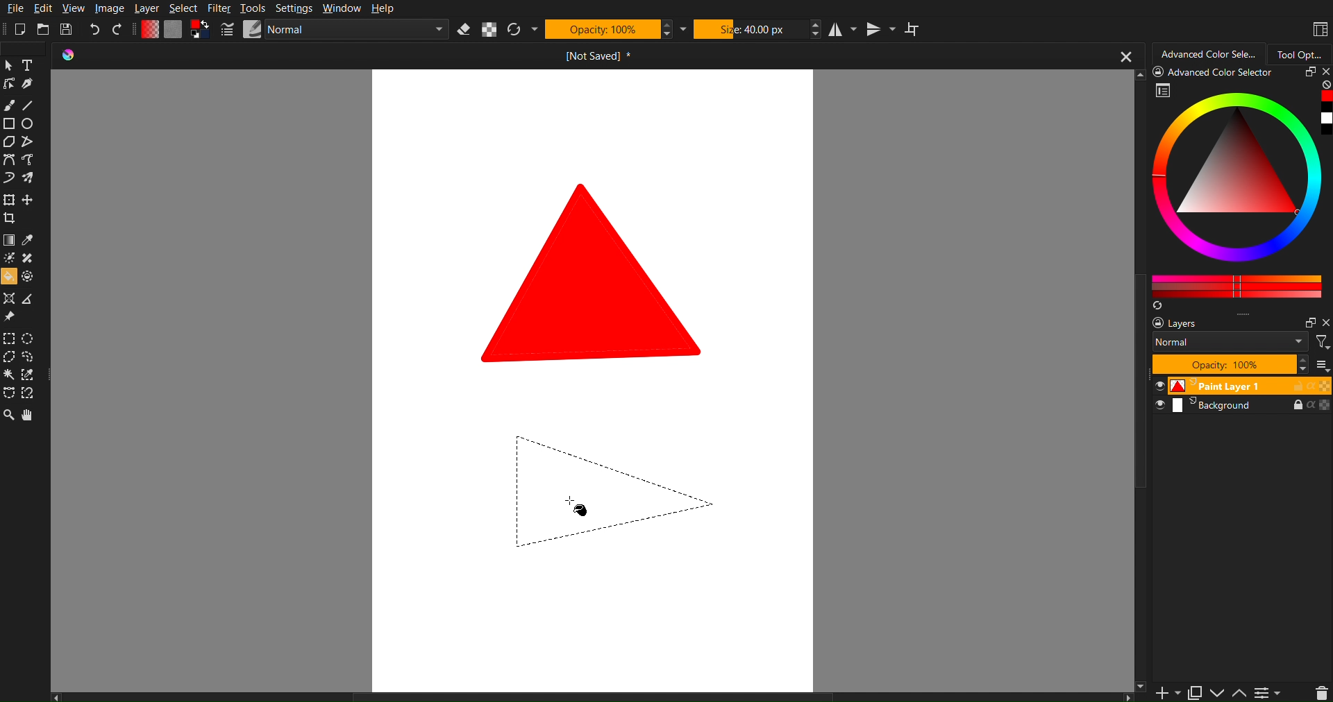 The image size is (1333, 702). Describe the element at coordinates (343, 8) in the screenshot. I see `Window` at that location.